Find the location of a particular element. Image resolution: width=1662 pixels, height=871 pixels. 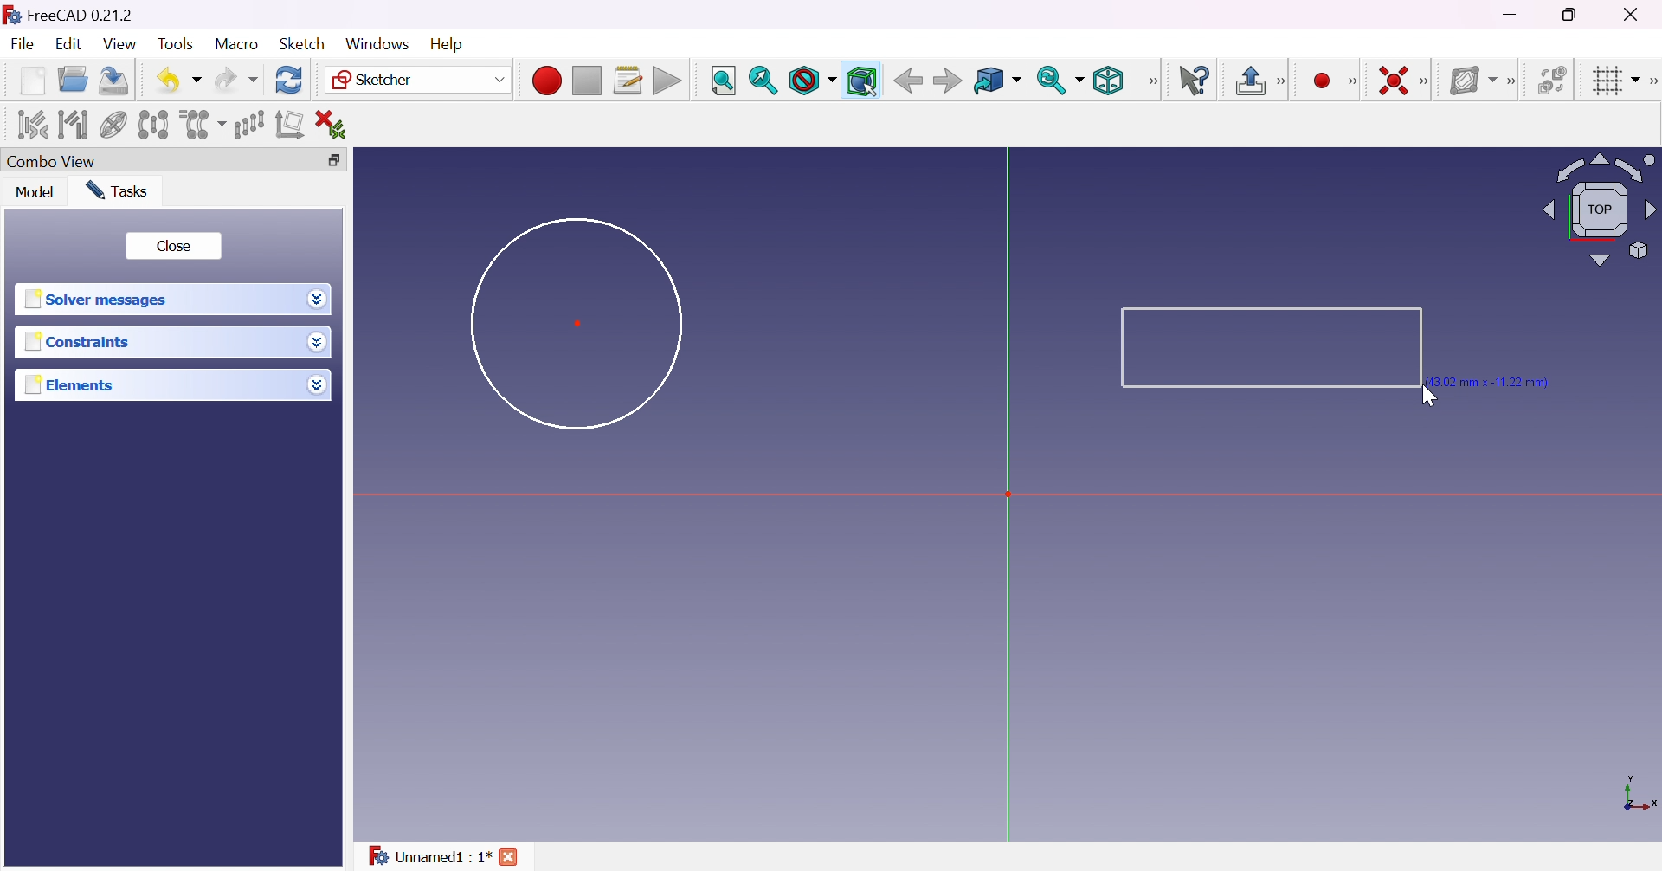

Select associated constraints is located at coordinates (29, 125).